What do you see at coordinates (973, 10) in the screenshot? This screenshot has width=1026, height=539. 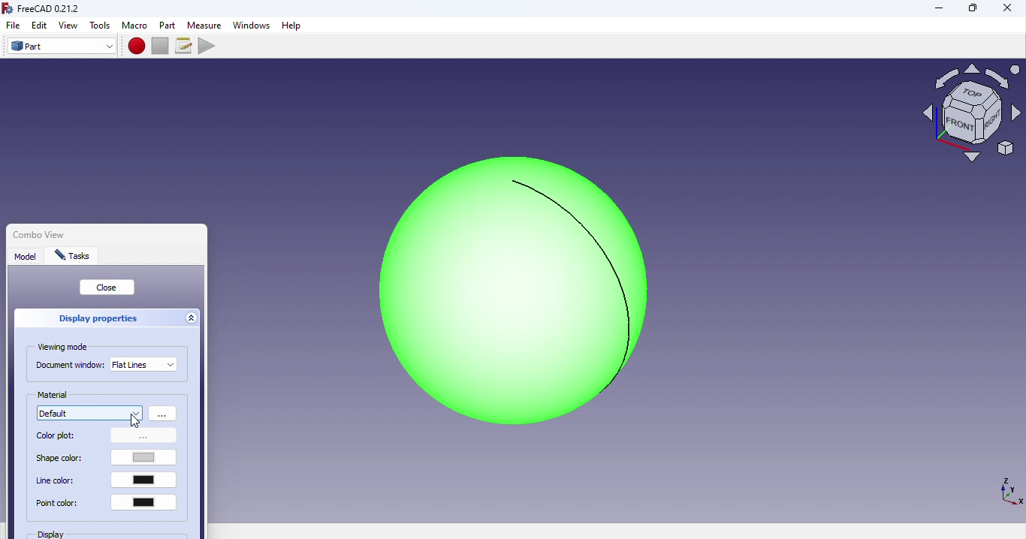 I see `Maximize` at bounding box center [973, 10].